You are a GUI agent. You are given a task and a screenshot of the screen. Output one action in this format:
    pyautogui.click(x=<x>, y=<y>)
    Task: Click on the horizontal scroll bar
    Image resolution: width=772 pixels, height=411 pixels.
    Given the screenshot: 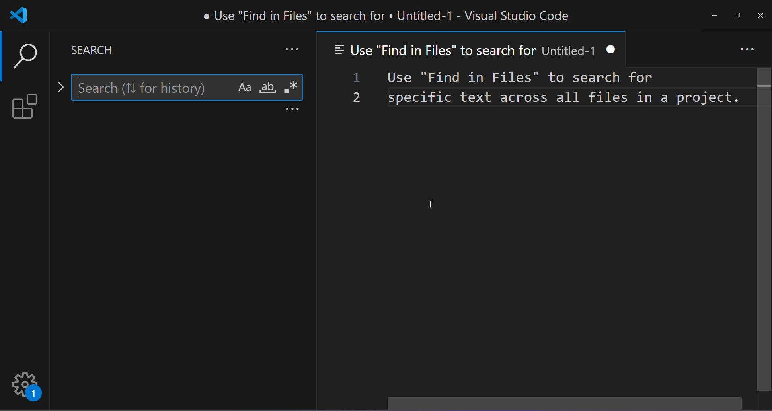 What is the action you would take?
    pyautogui.click(x=562, y=404)
    